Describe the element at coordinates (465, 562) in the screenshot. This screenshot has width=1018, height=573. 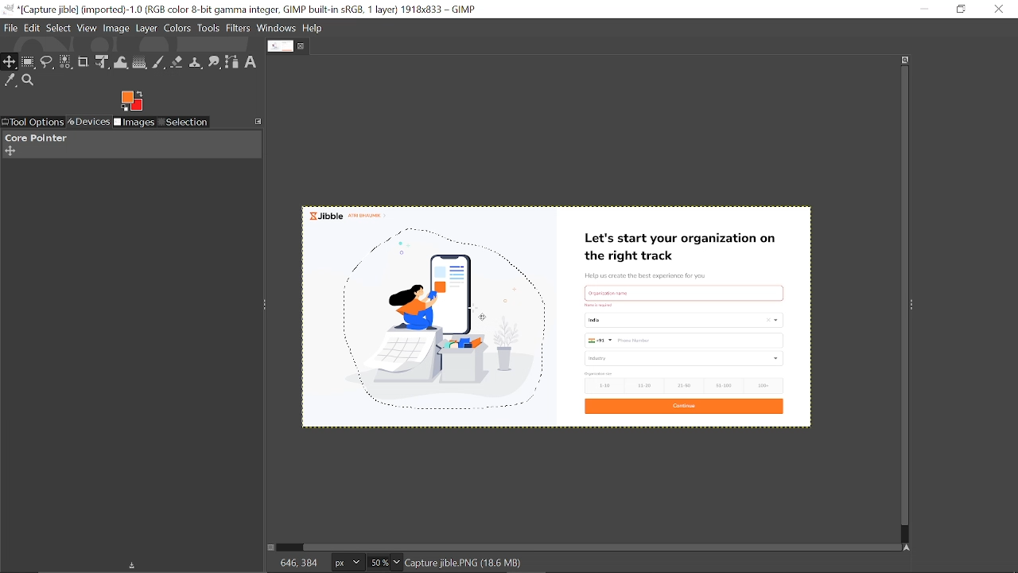
I see `Capture jble.PNG(18.6 MB` at that location.